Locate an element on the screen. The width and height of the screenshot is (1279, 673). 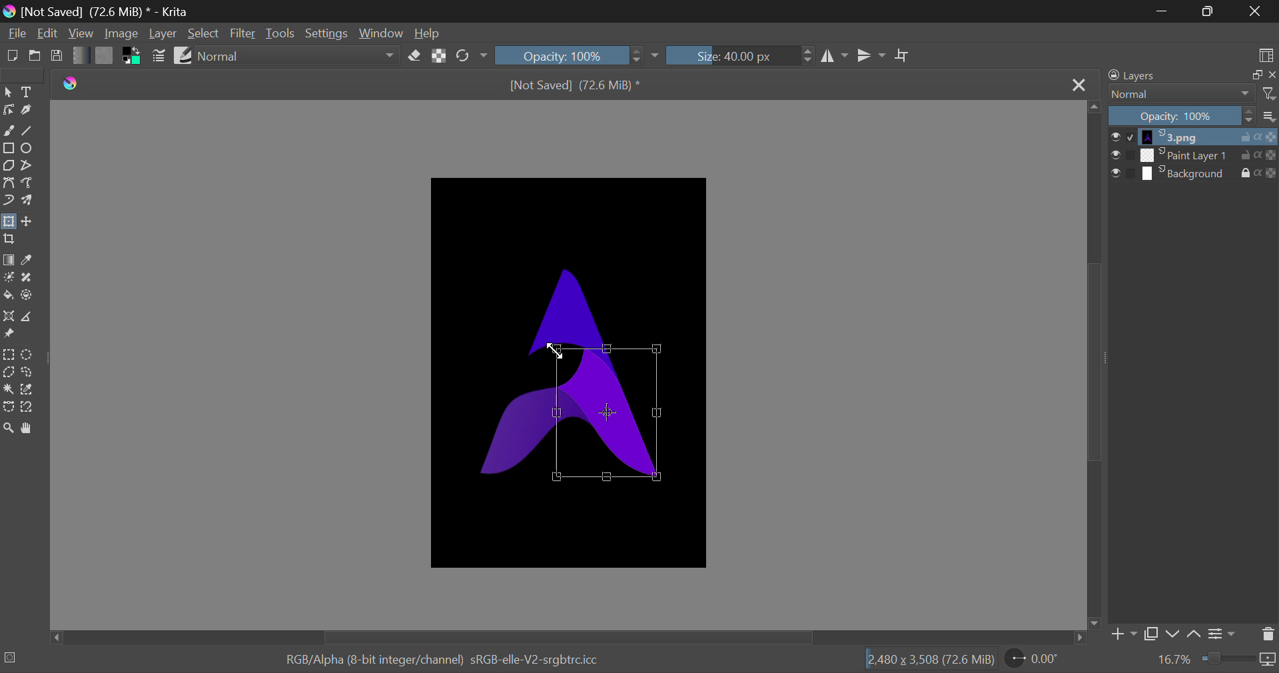
Pattern is located at coordinates (104, 55).